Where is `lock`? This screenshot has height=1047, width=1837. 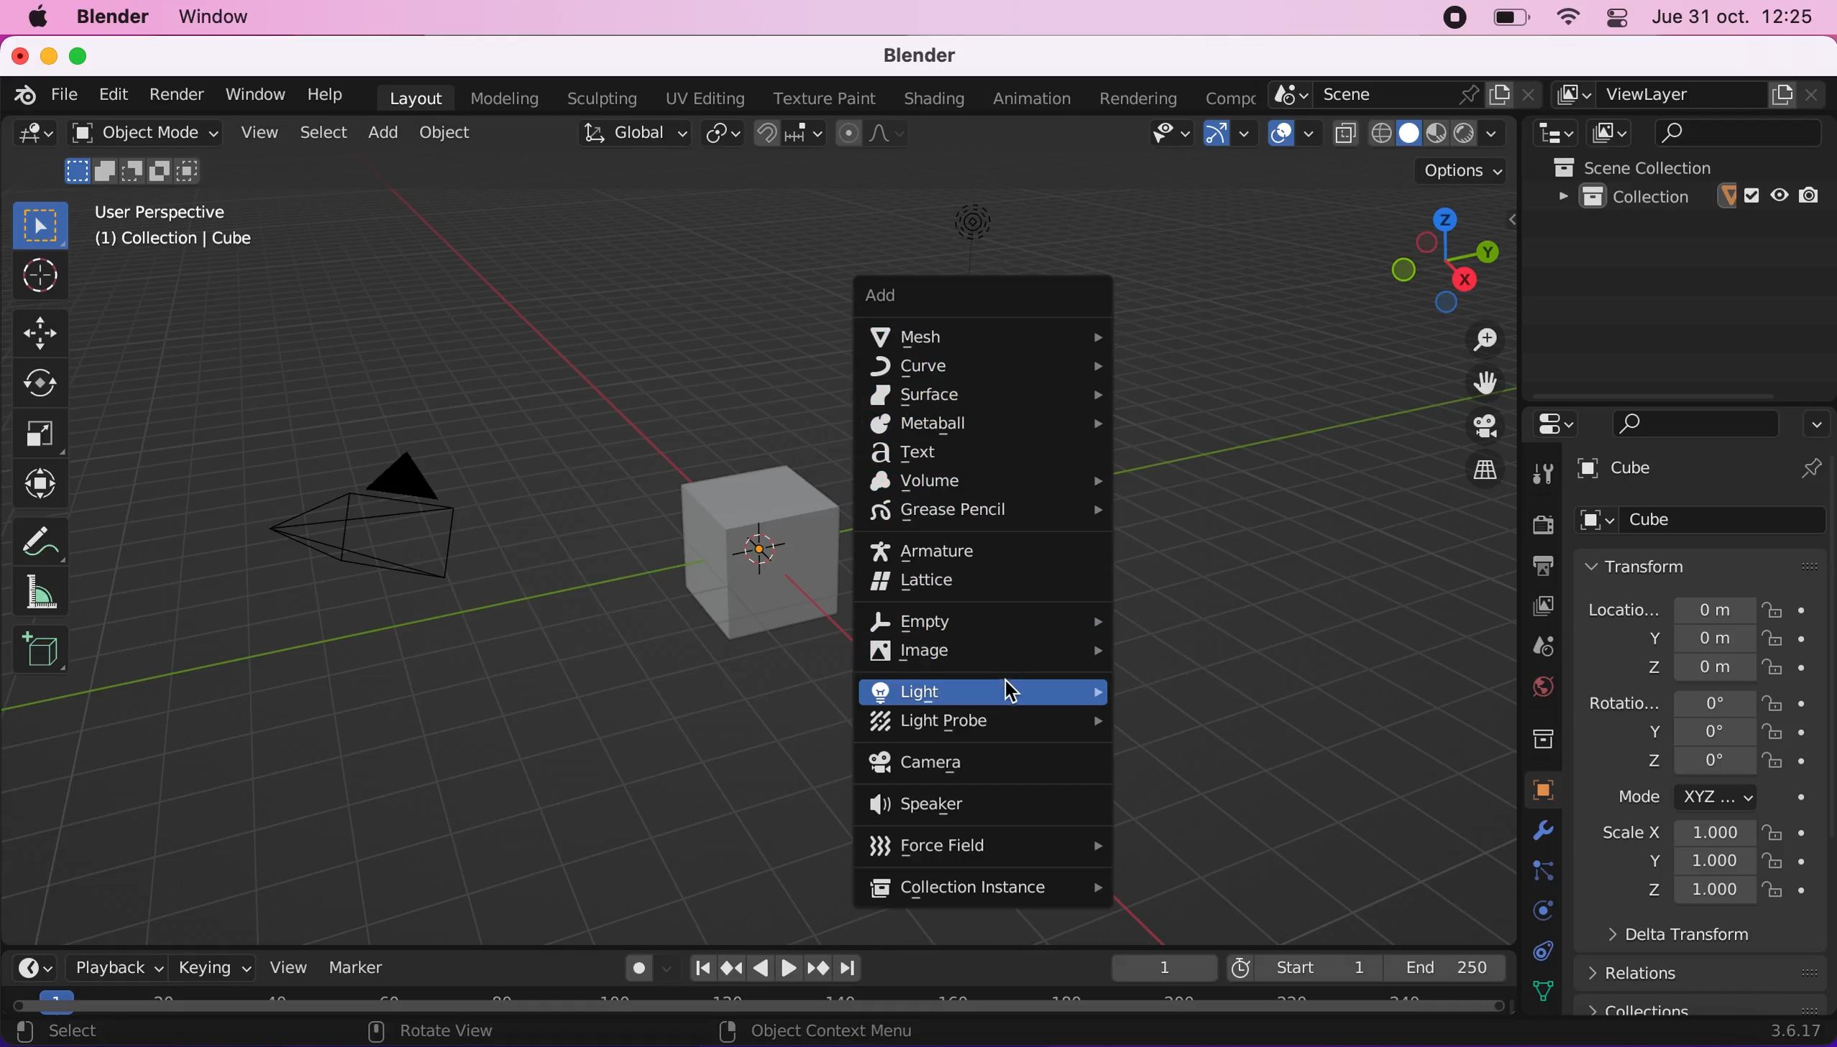 lock is located at coordinates (1798, 864).